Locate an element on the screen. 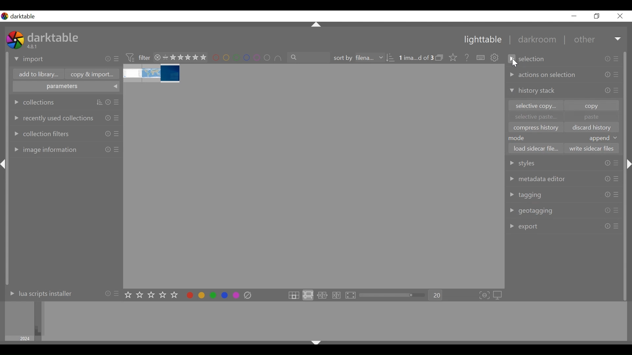  selection is located at coordinates (528, 59).